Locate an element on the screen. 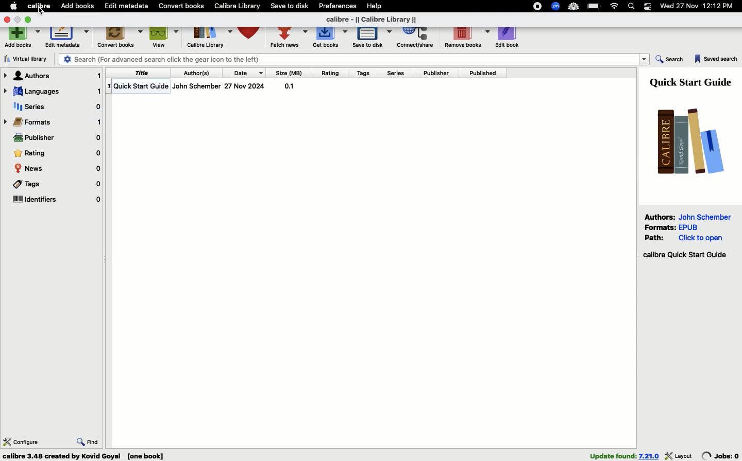  dropdown is located at coordinates (645, 60).